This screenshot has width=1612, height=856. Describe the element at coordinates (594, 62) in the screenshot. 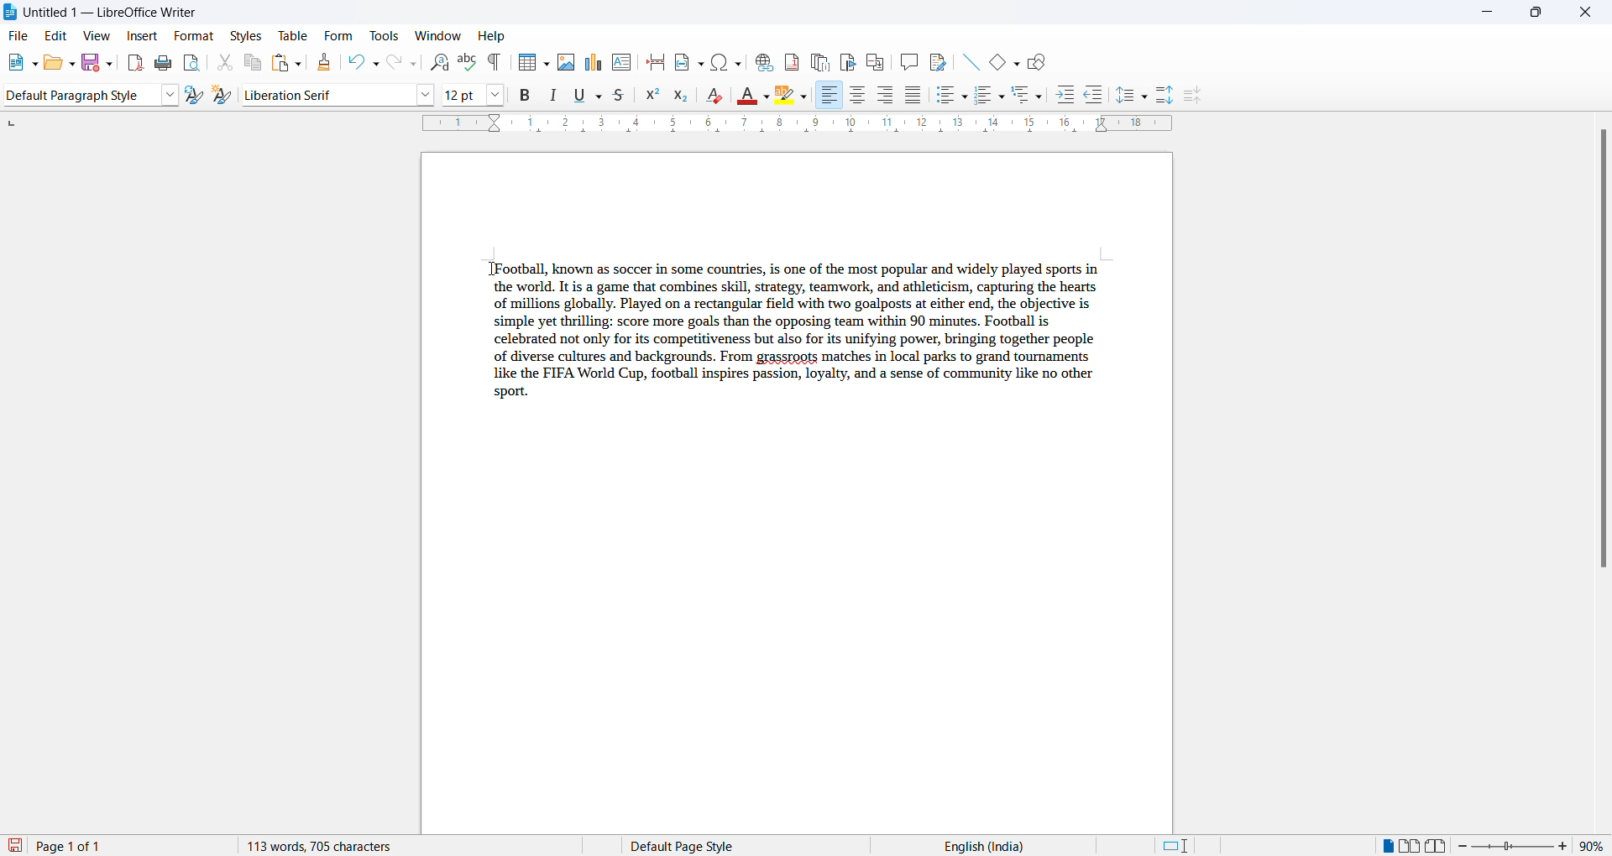

I see `insert charts` at that location.